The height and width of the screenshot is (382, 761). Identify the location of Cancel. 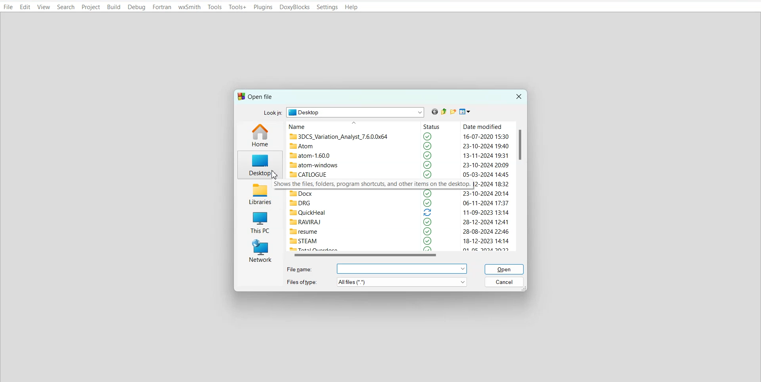
(505, 282).